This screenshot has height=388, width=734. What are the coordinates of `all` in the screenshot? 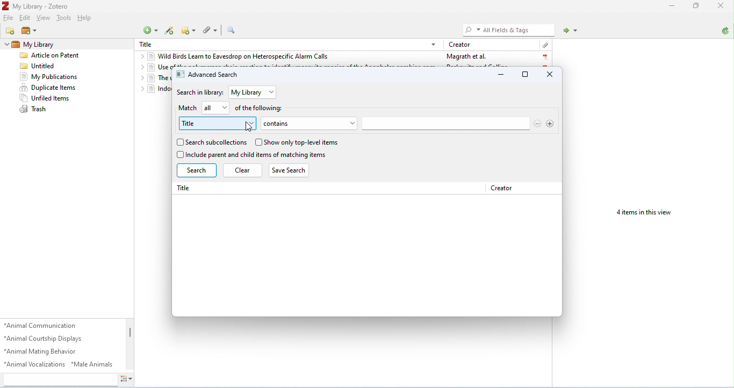 It's located at (210, 107).